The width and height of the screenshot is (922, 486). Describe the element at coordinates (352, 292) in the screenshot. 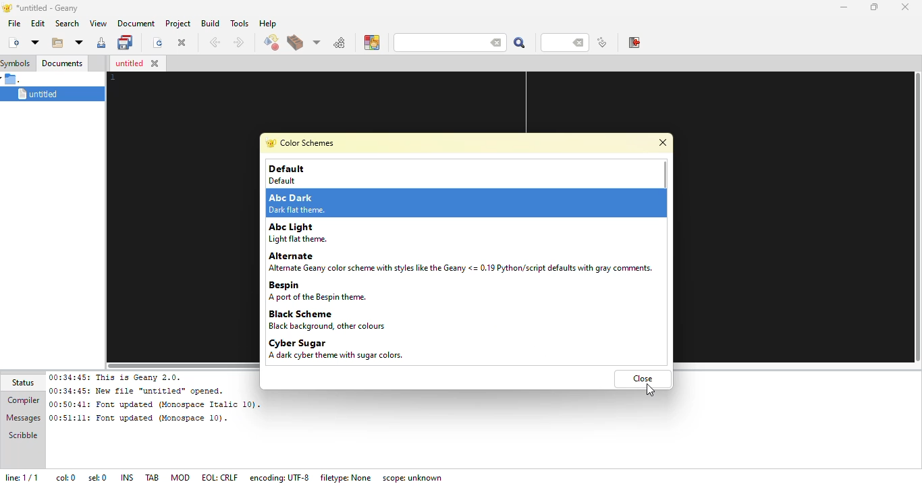

I see `Bespin A port of the Bespin theme` at that location.